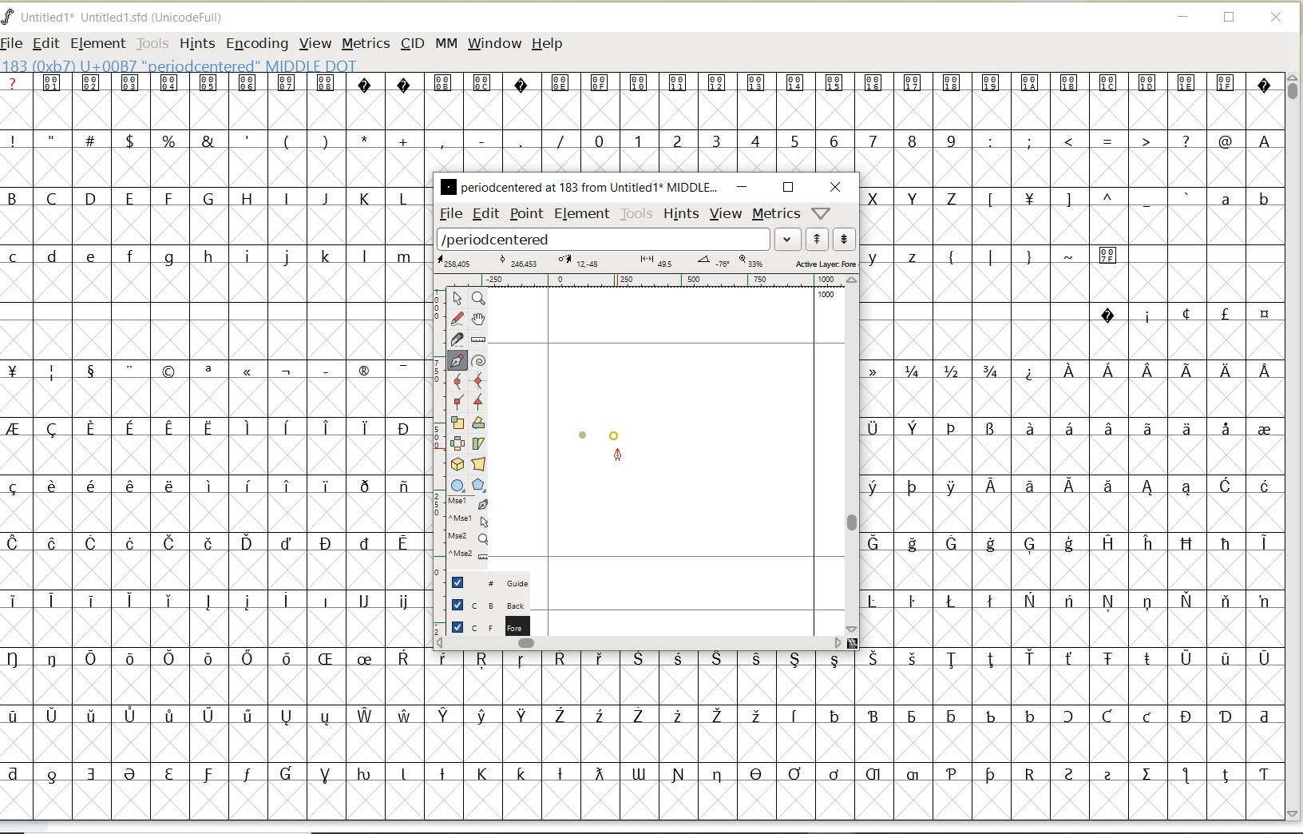 The image size is (1303, 834). Describe the element at coordinates (478, 359) in the screenshot. I see `change whether spiro is active or not` at that location.